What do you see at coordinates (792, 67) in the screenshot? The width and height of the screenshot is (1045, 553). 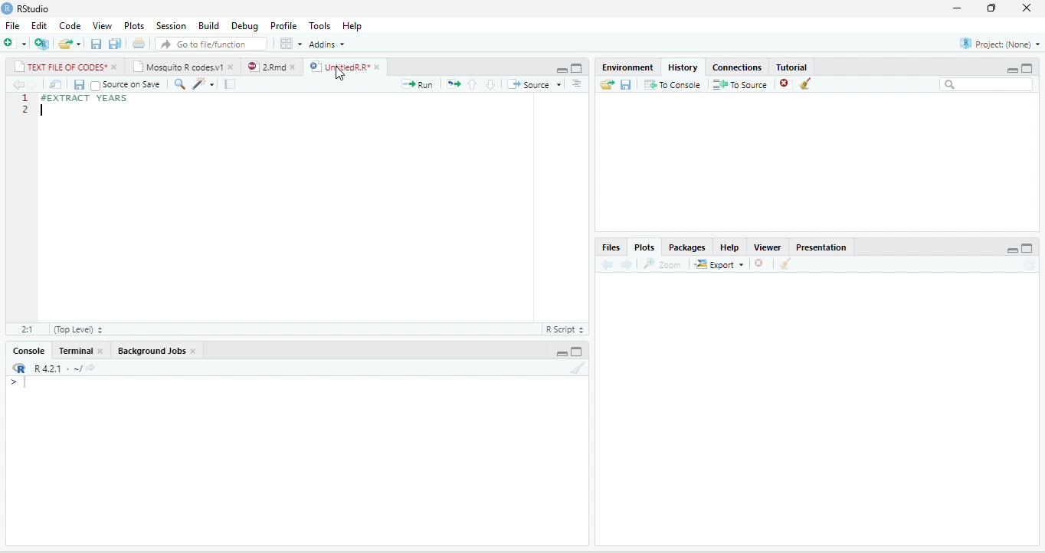 I see `Tutorial` at bounding box center [792, 67].